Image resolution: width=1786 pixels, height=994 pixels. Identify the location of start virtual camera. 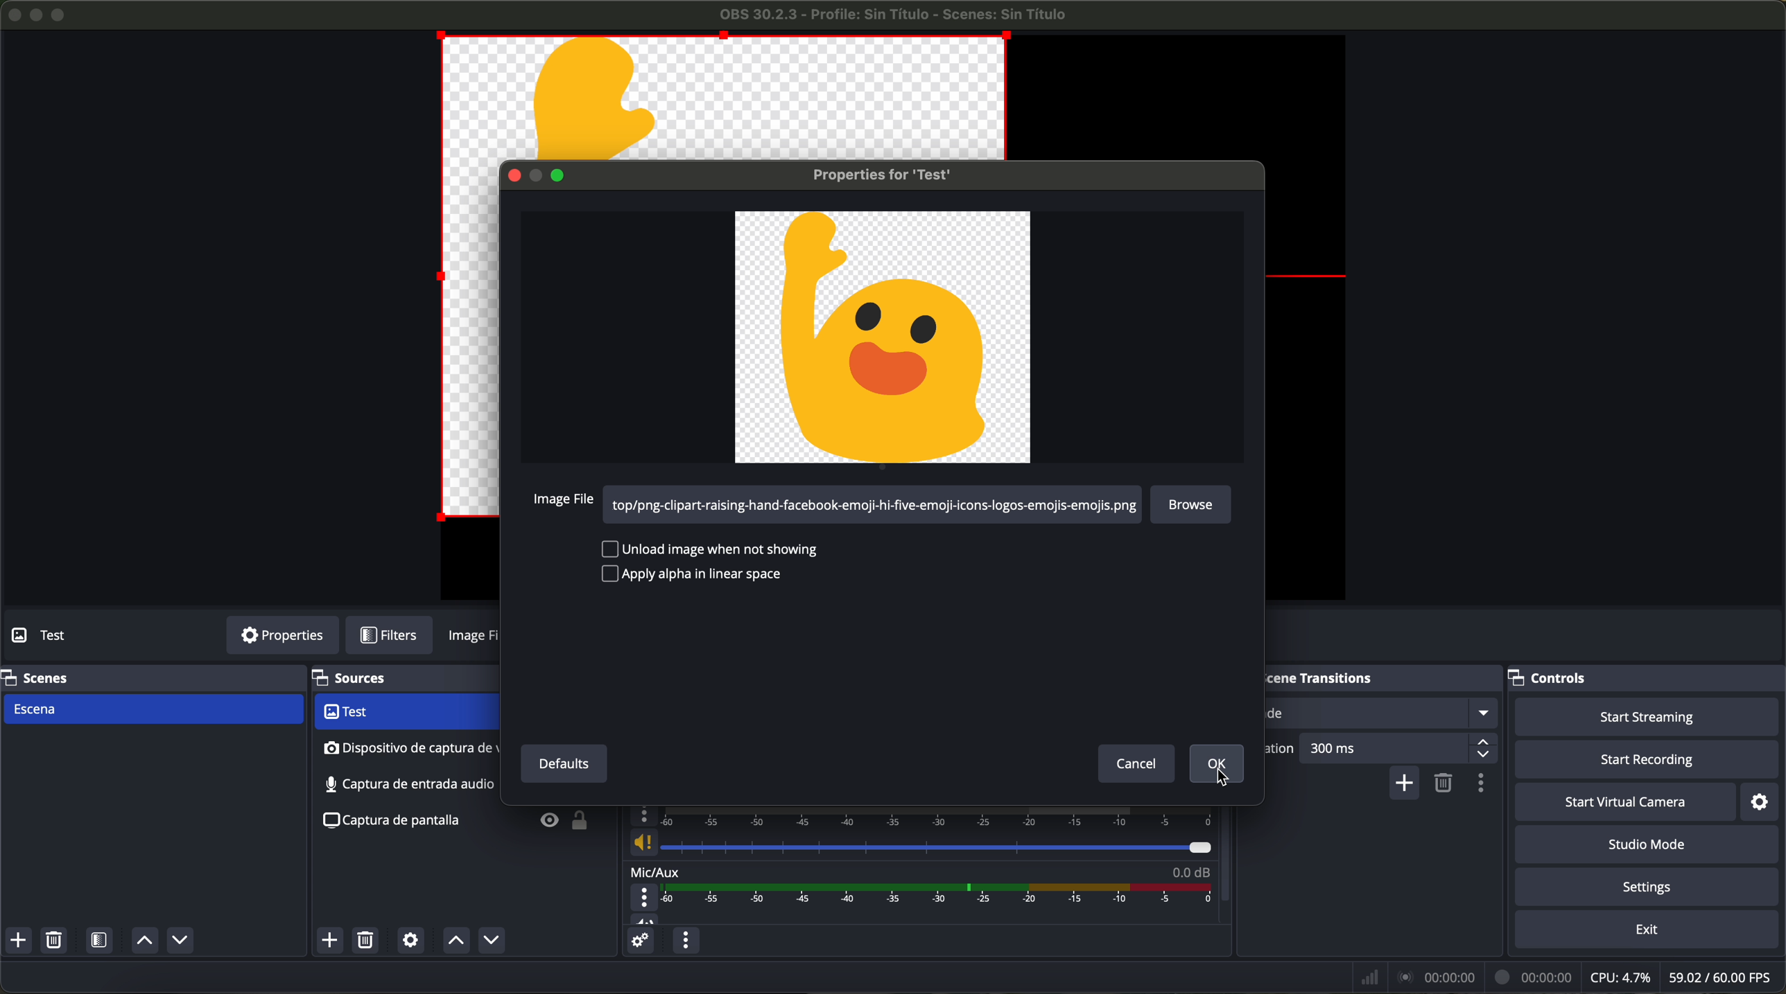
(1625, 801).